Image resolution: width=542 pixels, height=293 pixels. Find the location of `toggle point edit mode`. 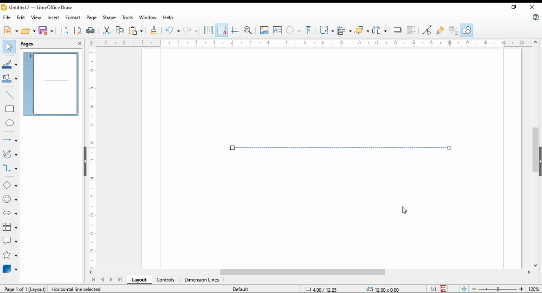

toggle point edit mode is located at coordinates (427, 30).